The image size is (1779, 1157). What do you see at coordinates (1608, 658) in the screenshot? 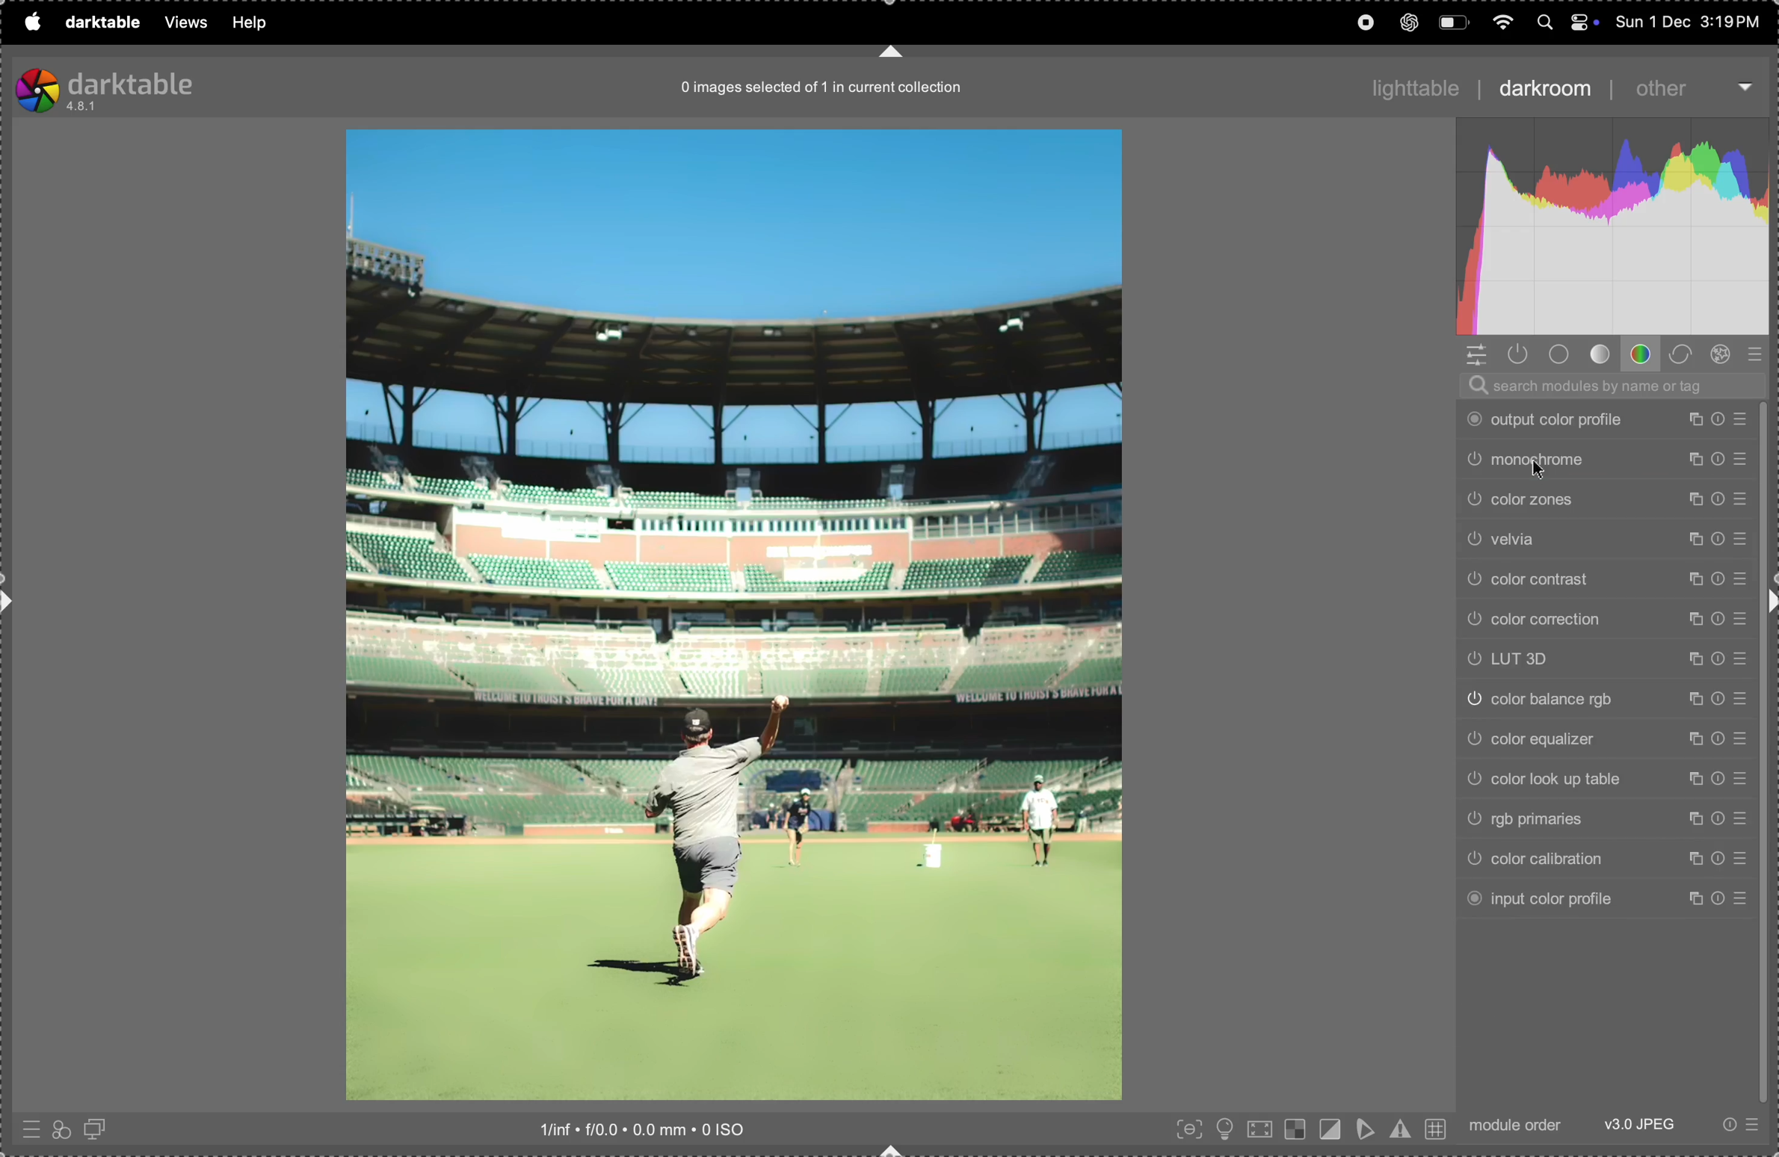
I see `Lut 3D` at bounding box center [1608, 658].